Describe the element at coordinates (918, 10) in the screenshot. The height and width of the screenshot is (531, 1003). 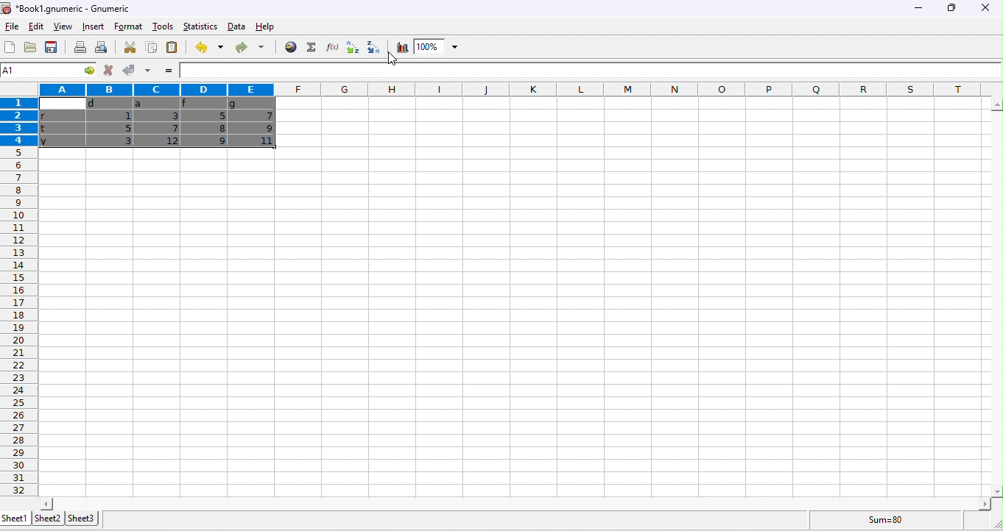
I see `minimize` at that location.